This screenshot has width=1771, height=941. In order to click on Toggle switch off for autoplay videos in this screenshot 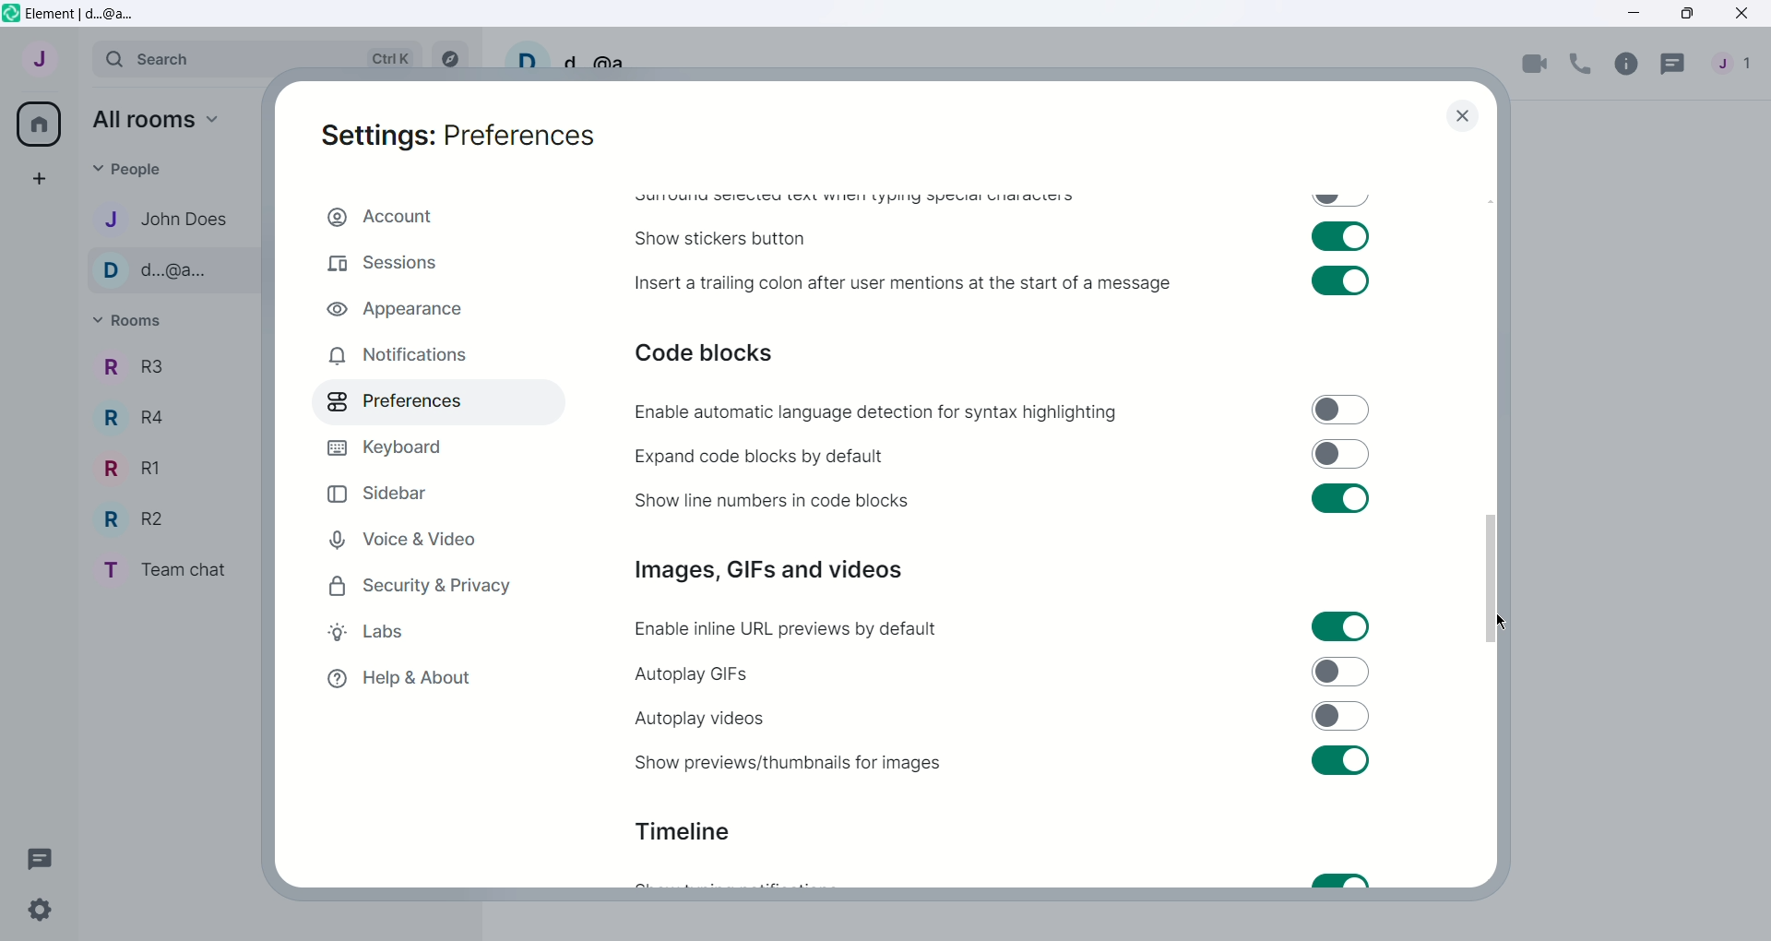, I will do `click(1341, 716)`.